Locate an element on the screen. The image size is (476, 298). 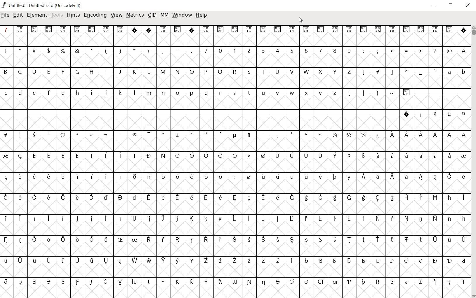
Symbol is located at coordinates (421, 29).